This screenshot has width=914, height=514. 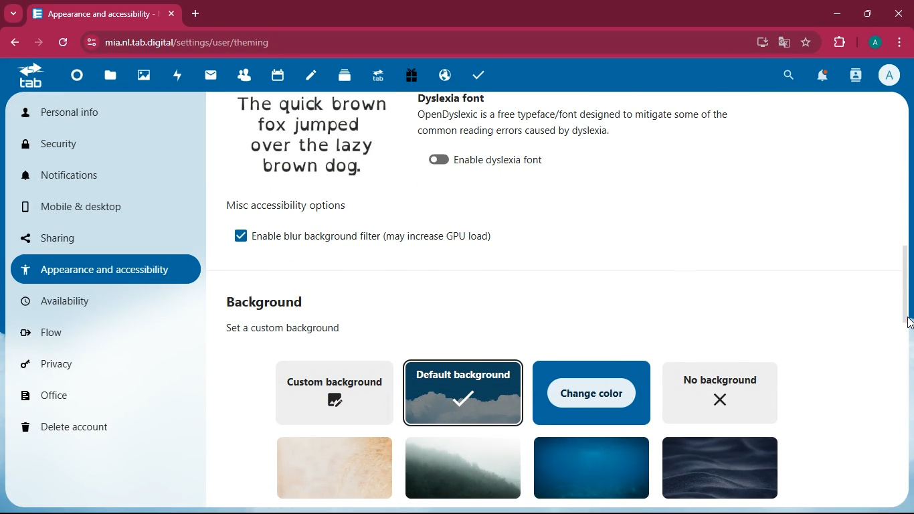 I want to click on maximize, so click(x=869, y=14).